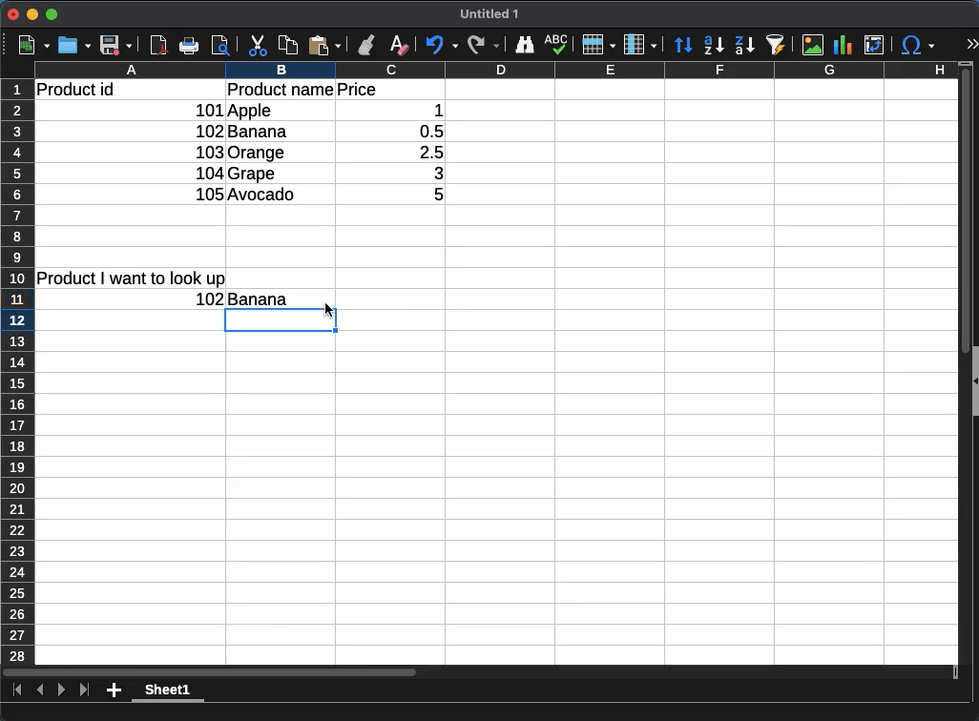 The image size is (979, 721). Describe the element at coordinates (251, 111) in the screenshot. I see `apple` at that location.